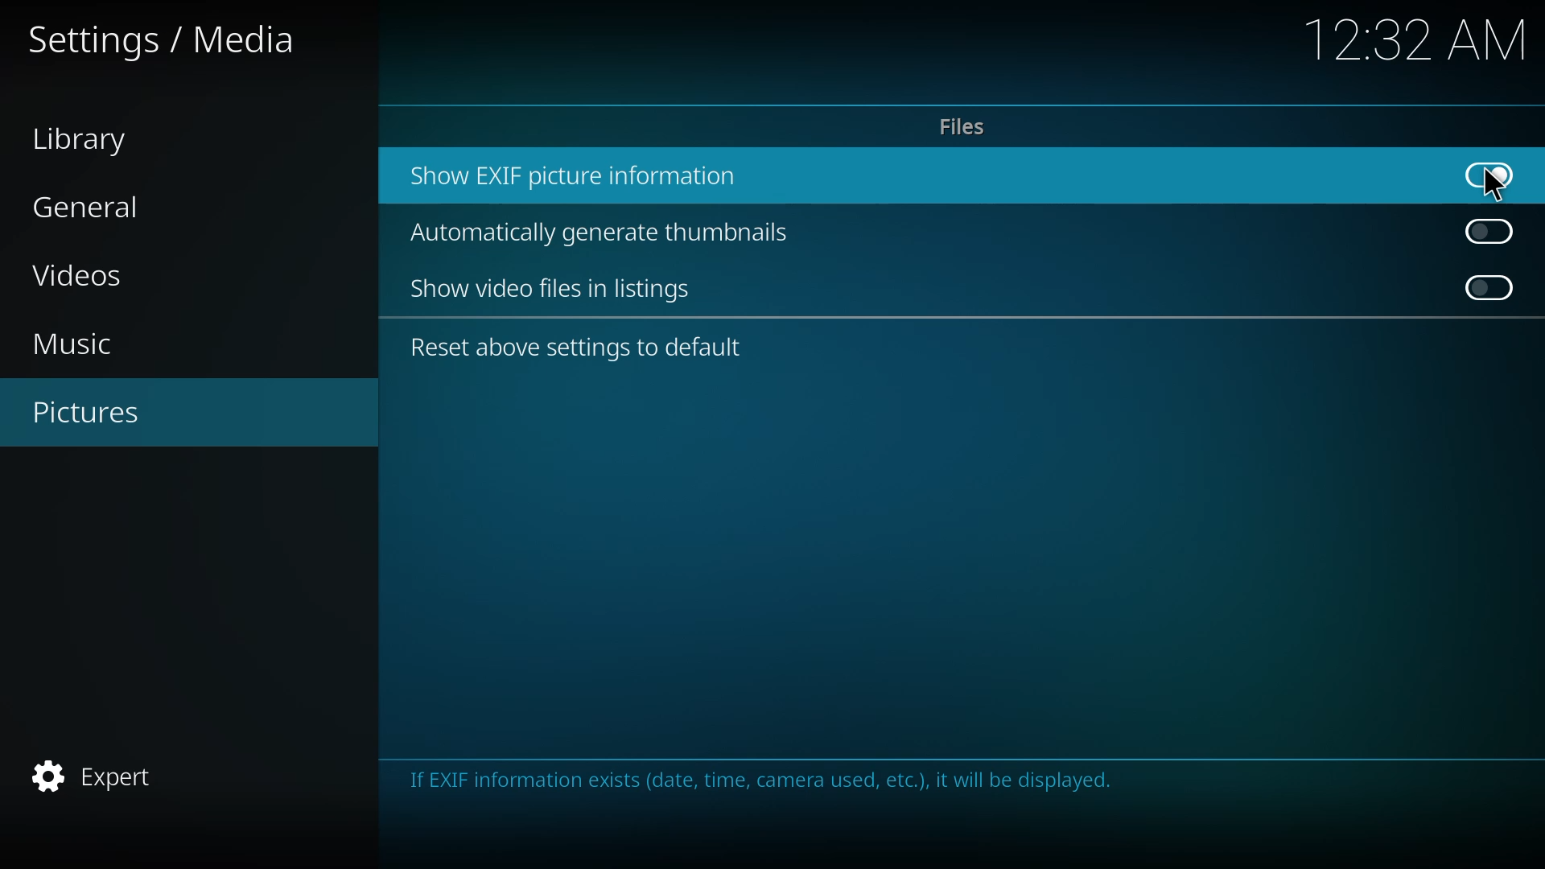 The height and width of the screenshot is (869, 1545). What do you see at coordinates (1495, 183) in the screenshot?
I see `cursor` at bounding box center [1495, 183].